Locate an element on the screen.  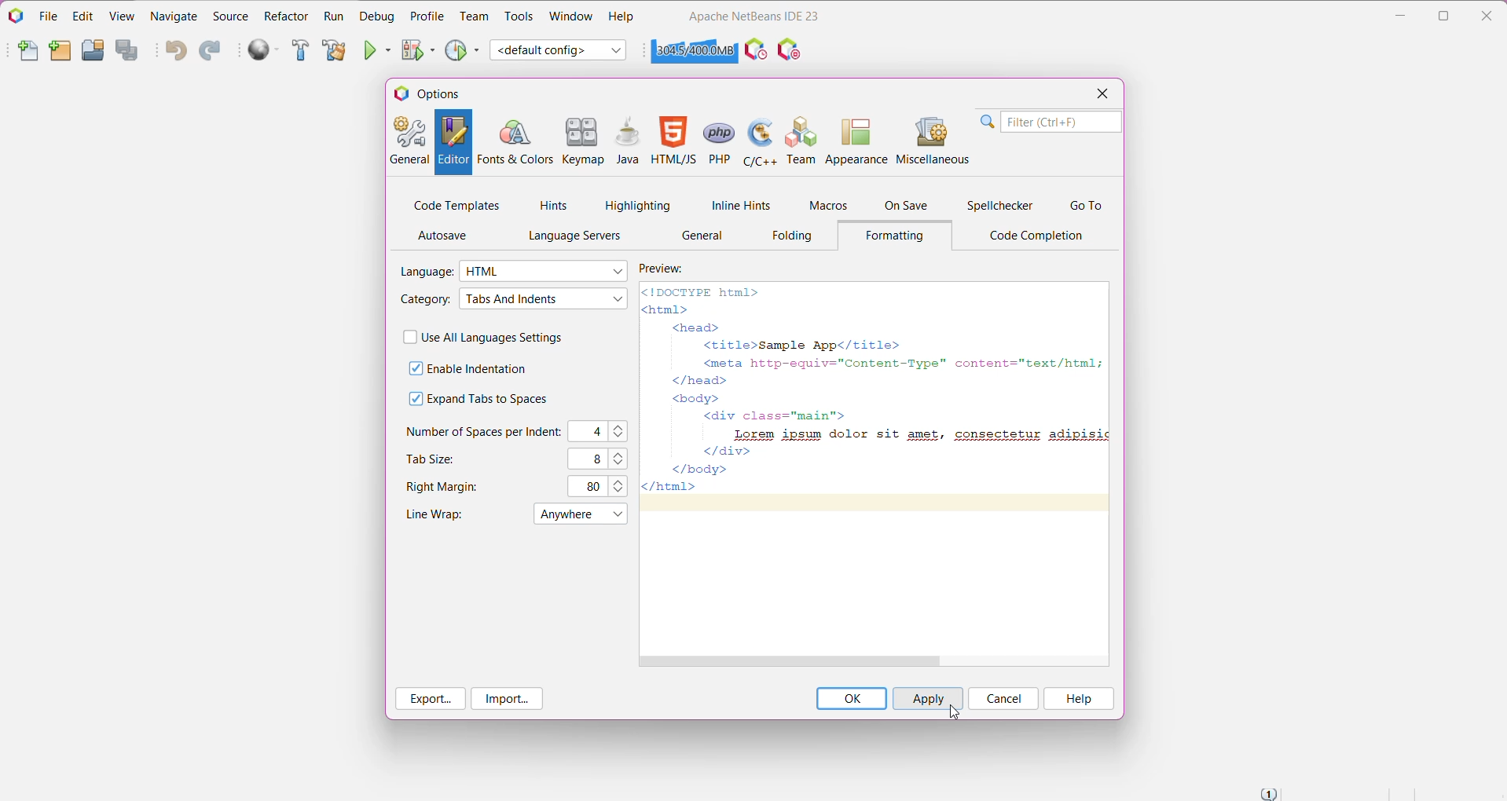
check box is located at coordinates (408, 399).